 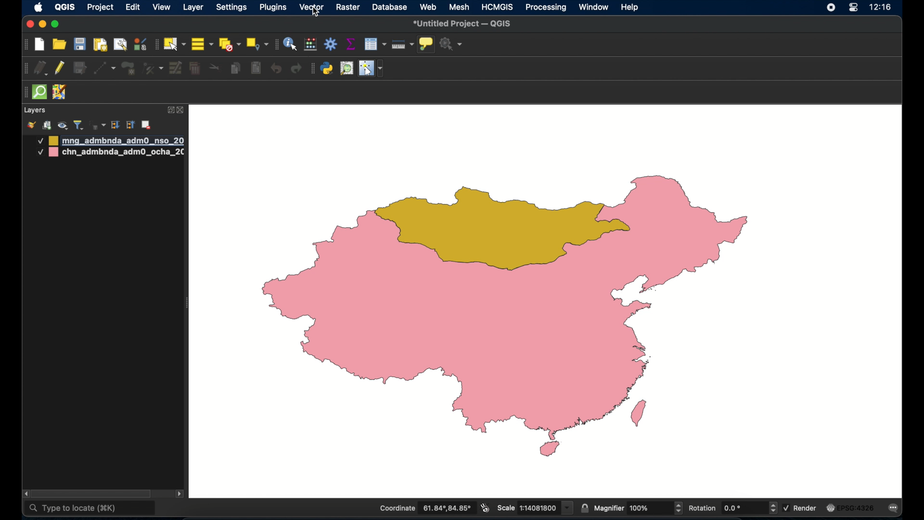 What do you see at coordinates (584, 507) in the screenshot?
I see `lock scale` at bounding box center [584, 507].